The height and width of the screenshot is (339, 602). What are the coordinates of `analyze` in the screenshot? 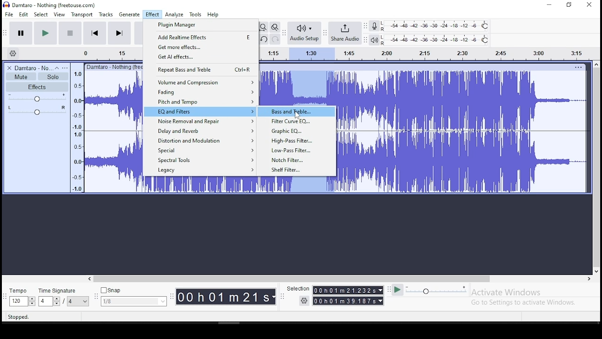 It's located at (174, 15).